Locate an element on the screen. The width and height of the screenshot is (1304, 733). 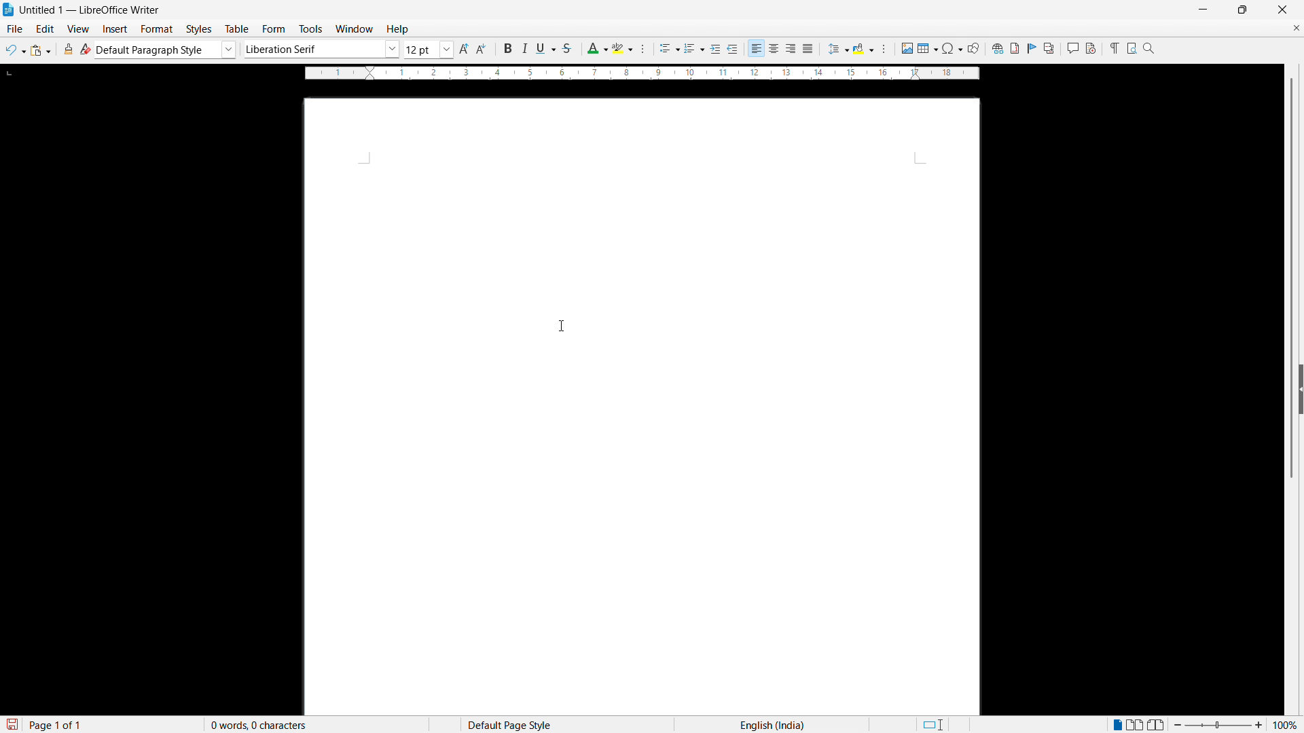
Background colour  is located at coordinates (864, 49).